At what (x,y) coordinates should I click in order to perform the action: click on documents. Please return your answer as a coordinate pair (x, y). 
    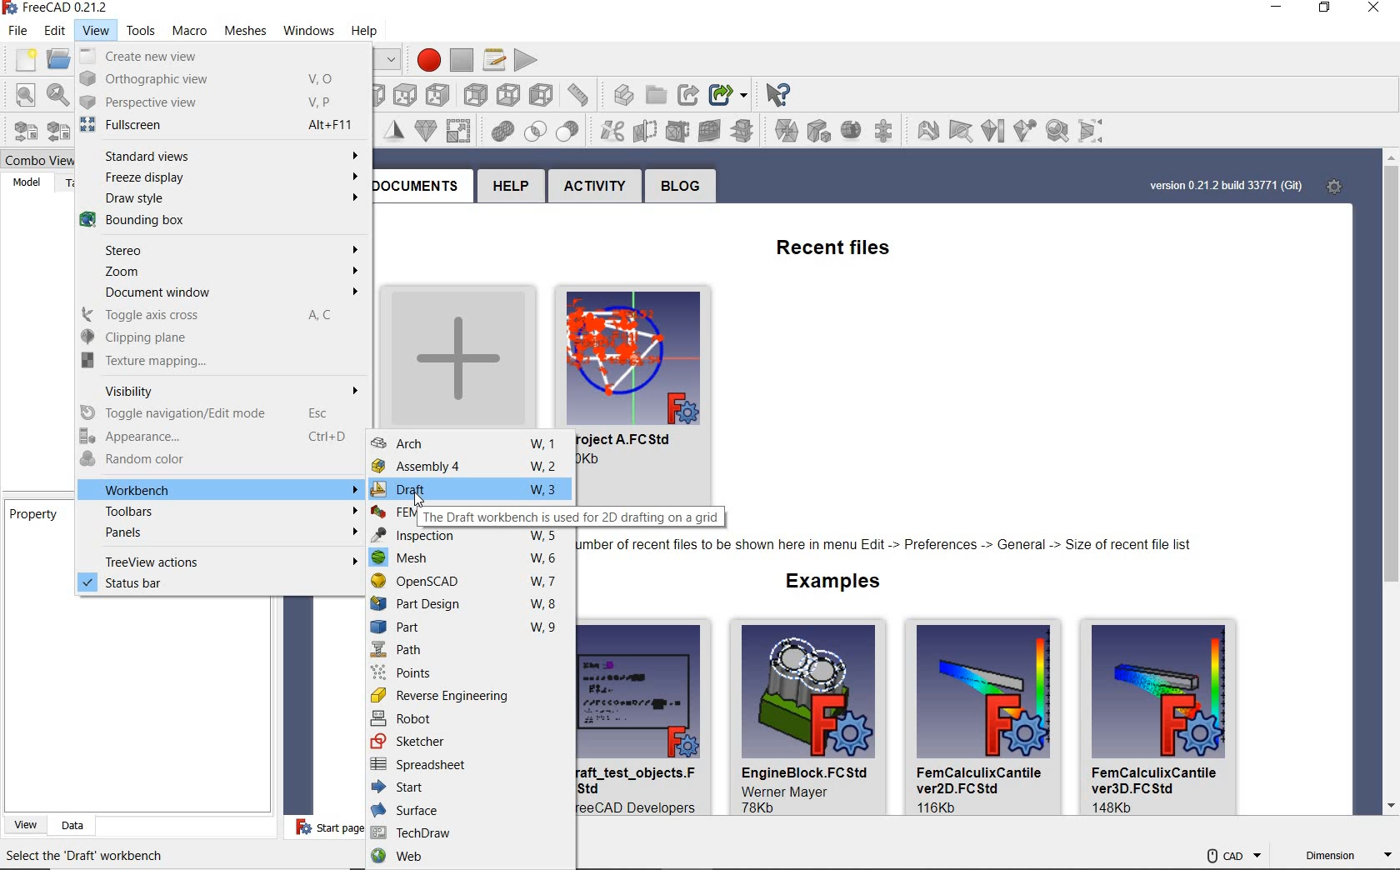
    Looking at the image, I should click on (418, 185).